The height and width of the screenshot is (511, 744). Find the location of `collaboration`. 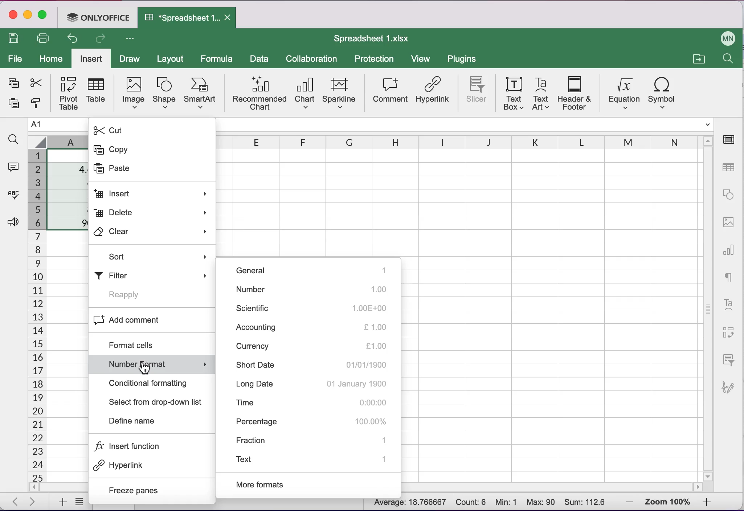

collaboration is located at coordinates (313, 58).